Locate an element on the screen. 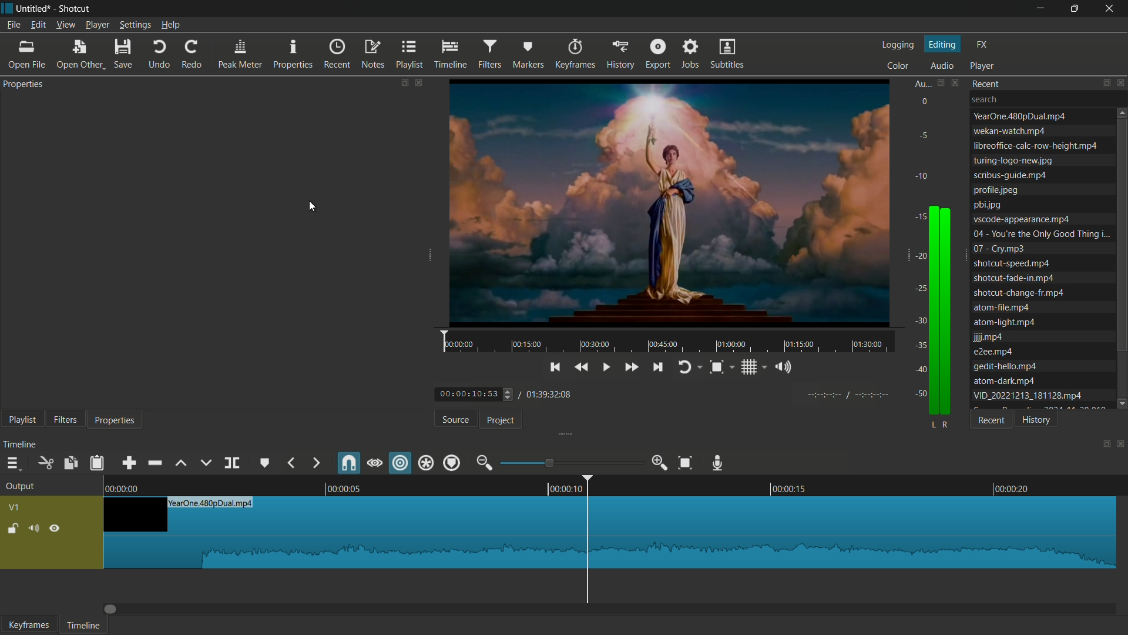 The width and height of the screenshot is (1128, 635). timeline is located at coordinates (451, 55).